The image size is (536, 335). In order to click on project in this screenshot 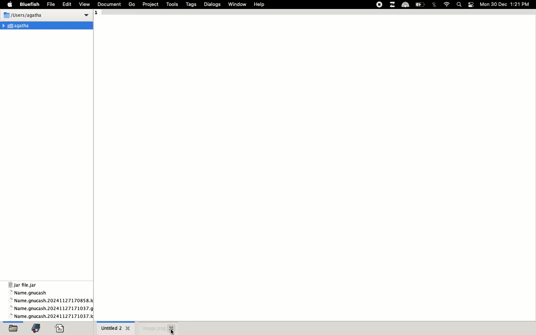, I will do `click(151, 4)`.